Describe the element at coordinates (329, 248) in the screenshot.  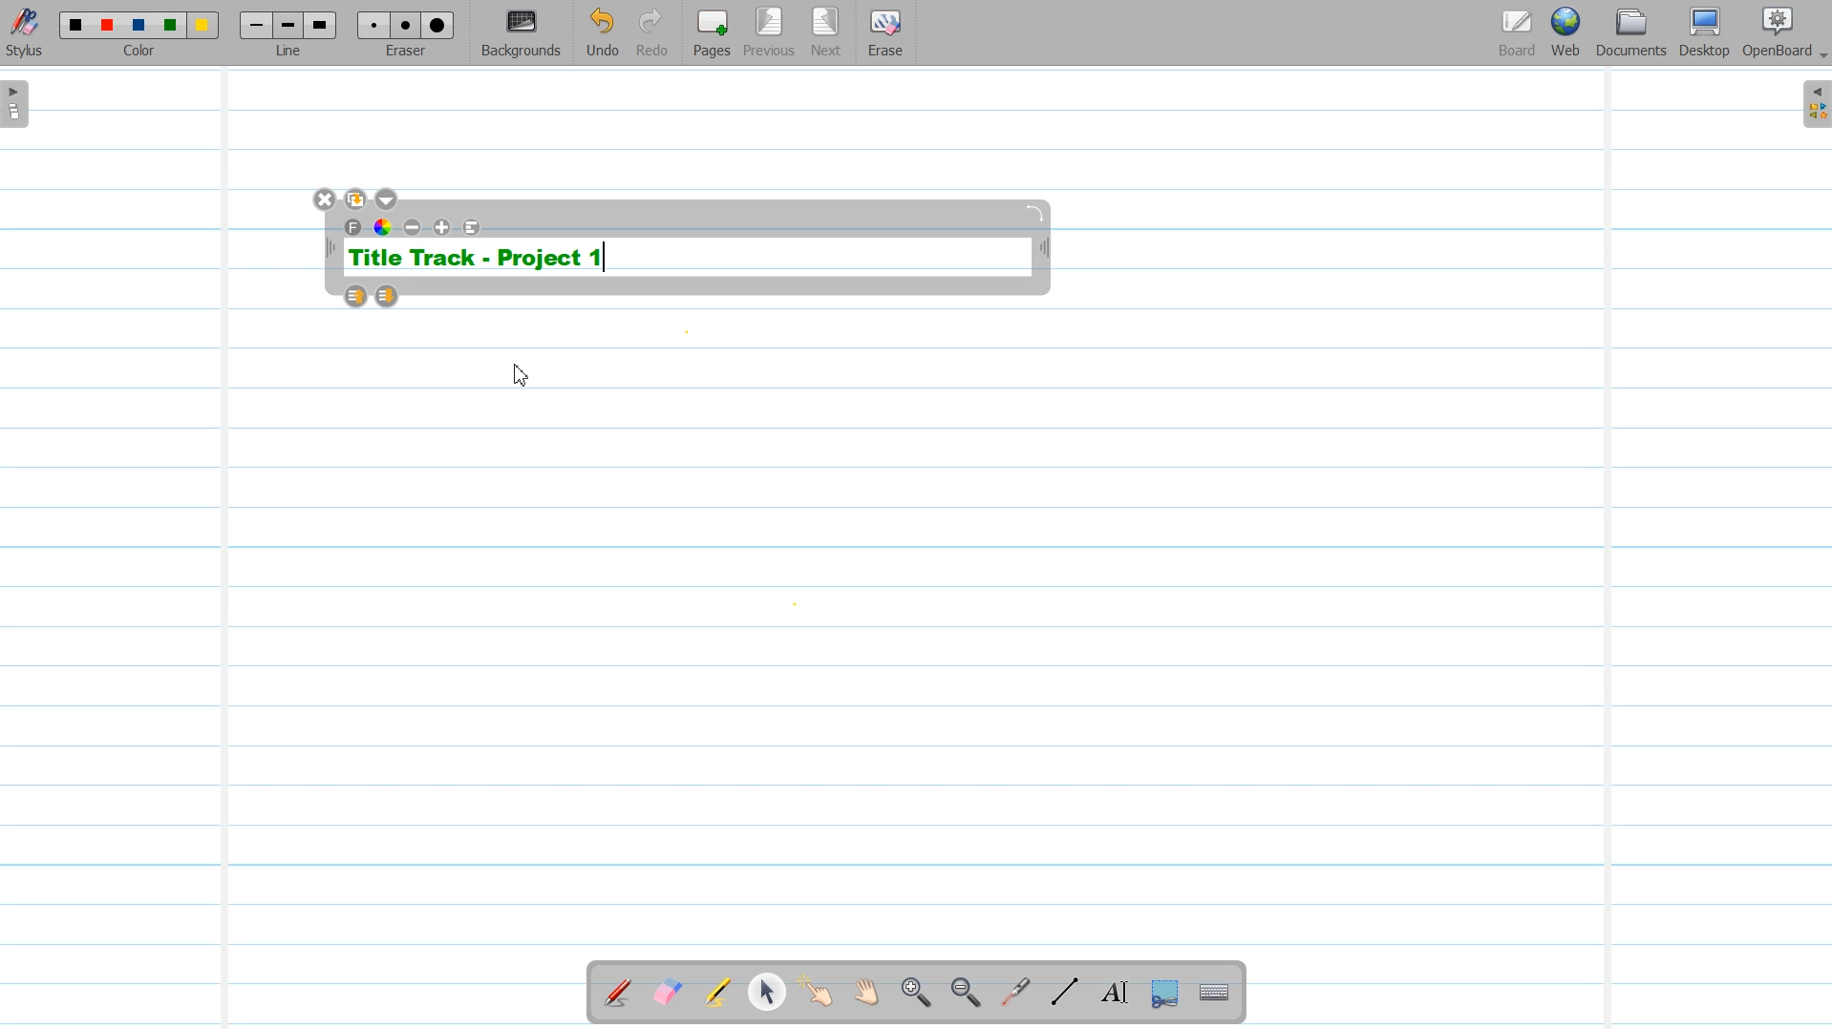
I see `Adjust width of text tool ` at that location.